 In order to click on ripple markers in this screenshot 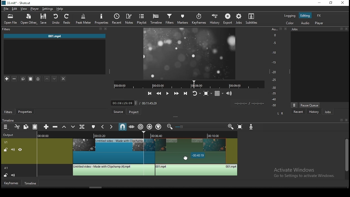, I will do `click(159, 127)`.